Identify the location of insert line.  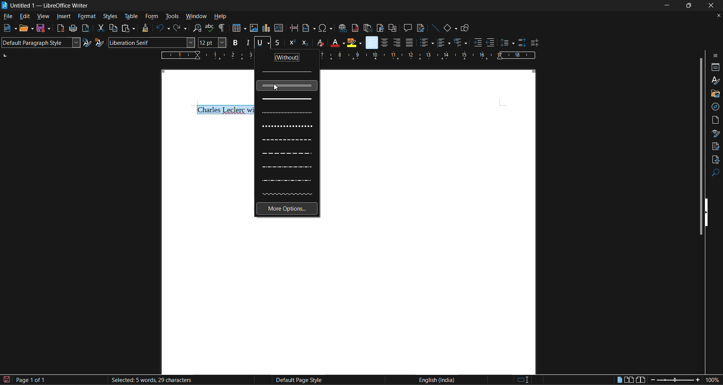
(435, 28).